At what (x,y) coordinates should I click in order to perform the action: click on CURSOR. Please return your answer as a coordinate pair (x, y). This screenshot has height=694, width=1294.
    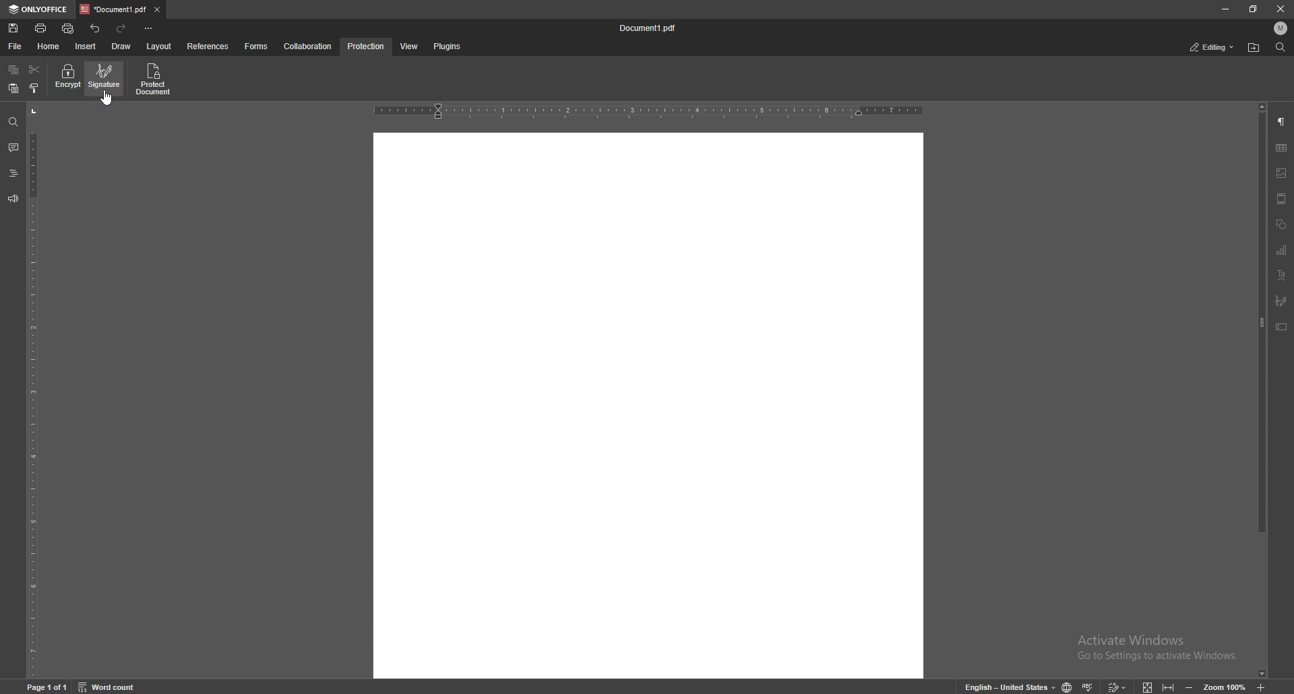
    Looking at the image, I should click on (109, 101).